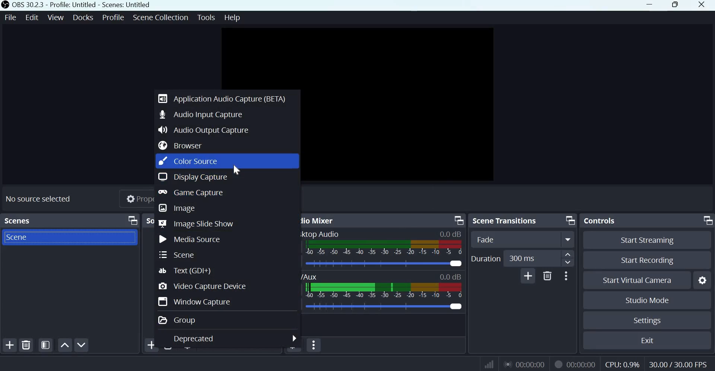  I want to click on Display Capture, so click(192, 177).